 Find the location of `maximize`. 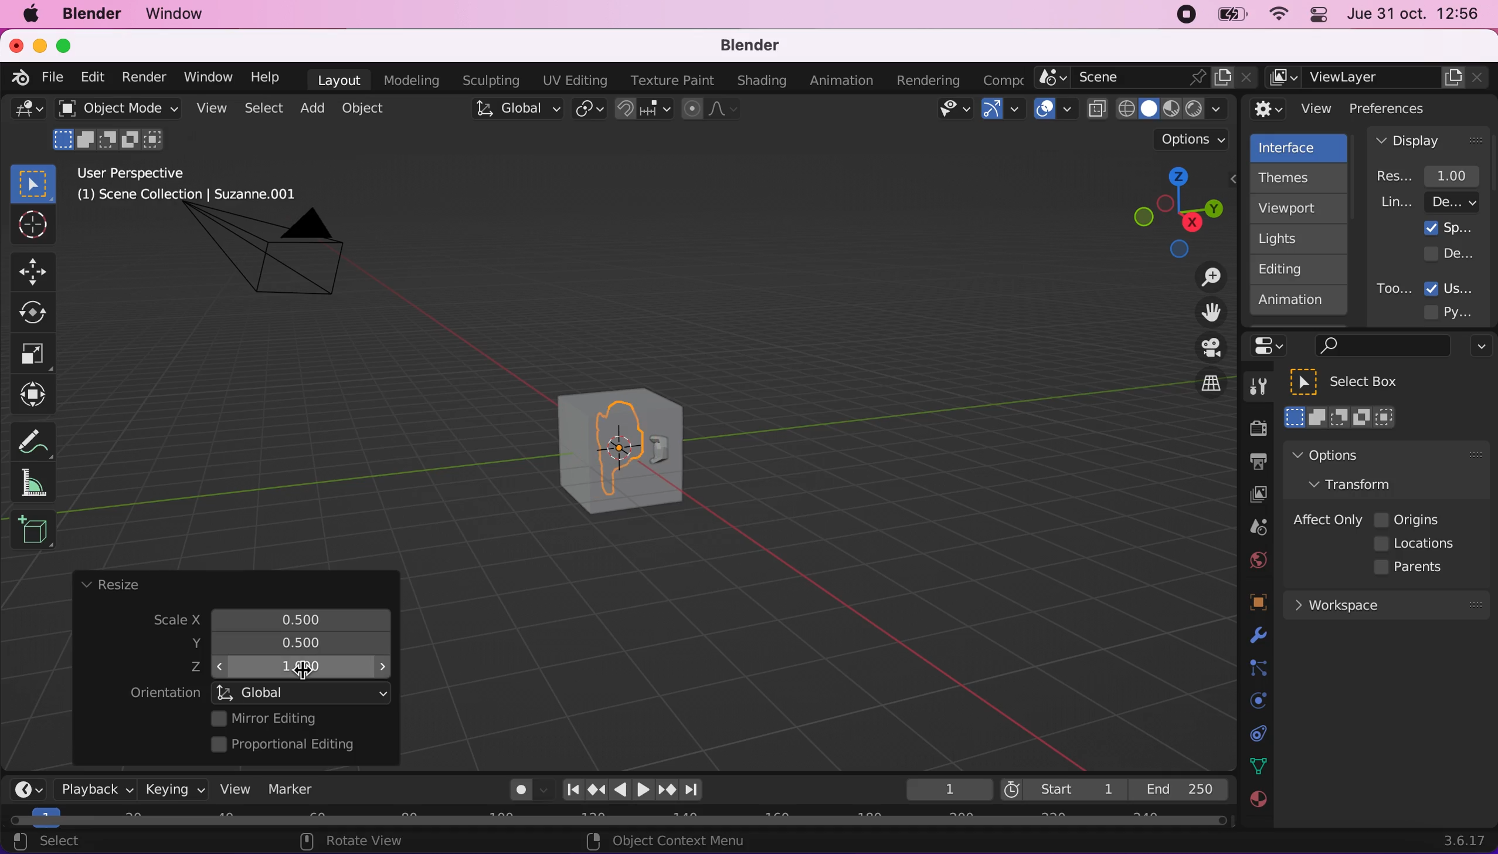

maximize is located at coordinates (70, 45).